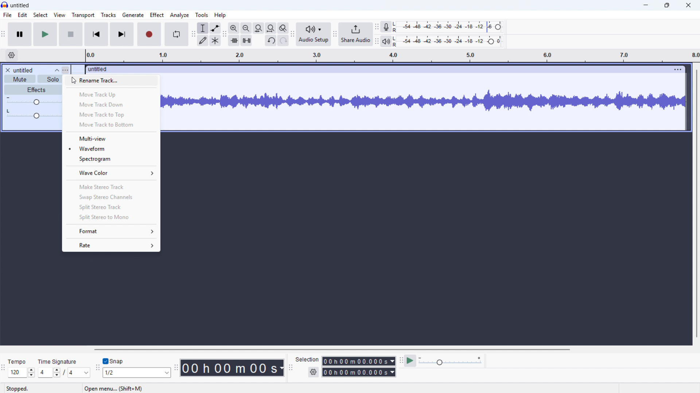 The image size is (700, 393). I want to click on Zoom out , so click(246, 28).